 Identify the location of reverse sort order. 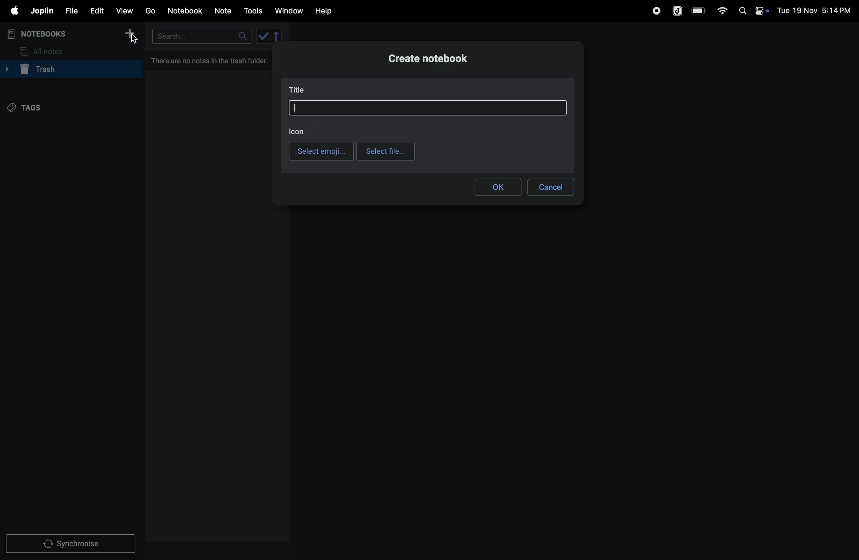
(278, 36).